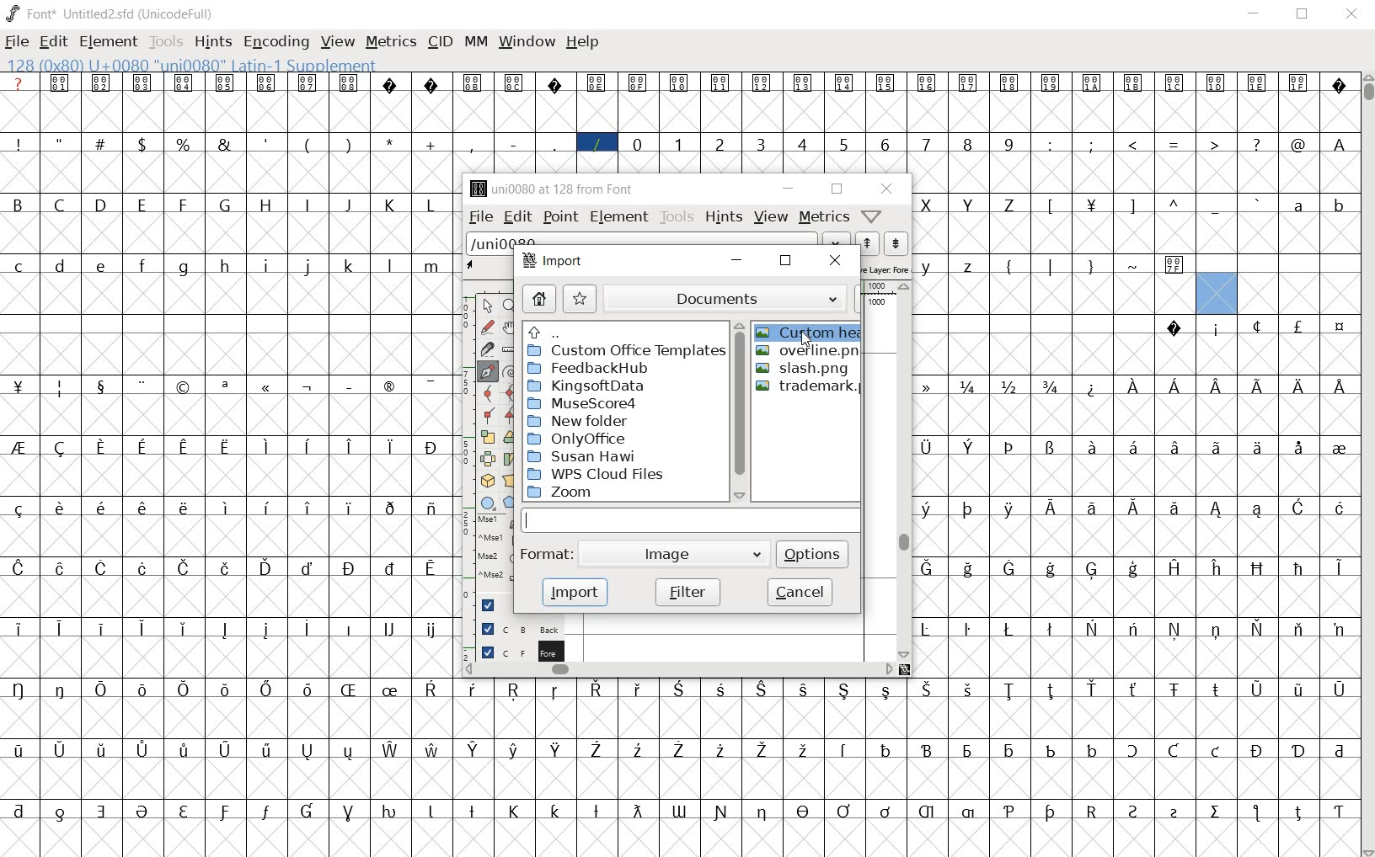 The width and height of the screenshot is (1375, 857). I want to click on glyph, so click(1301, 387).